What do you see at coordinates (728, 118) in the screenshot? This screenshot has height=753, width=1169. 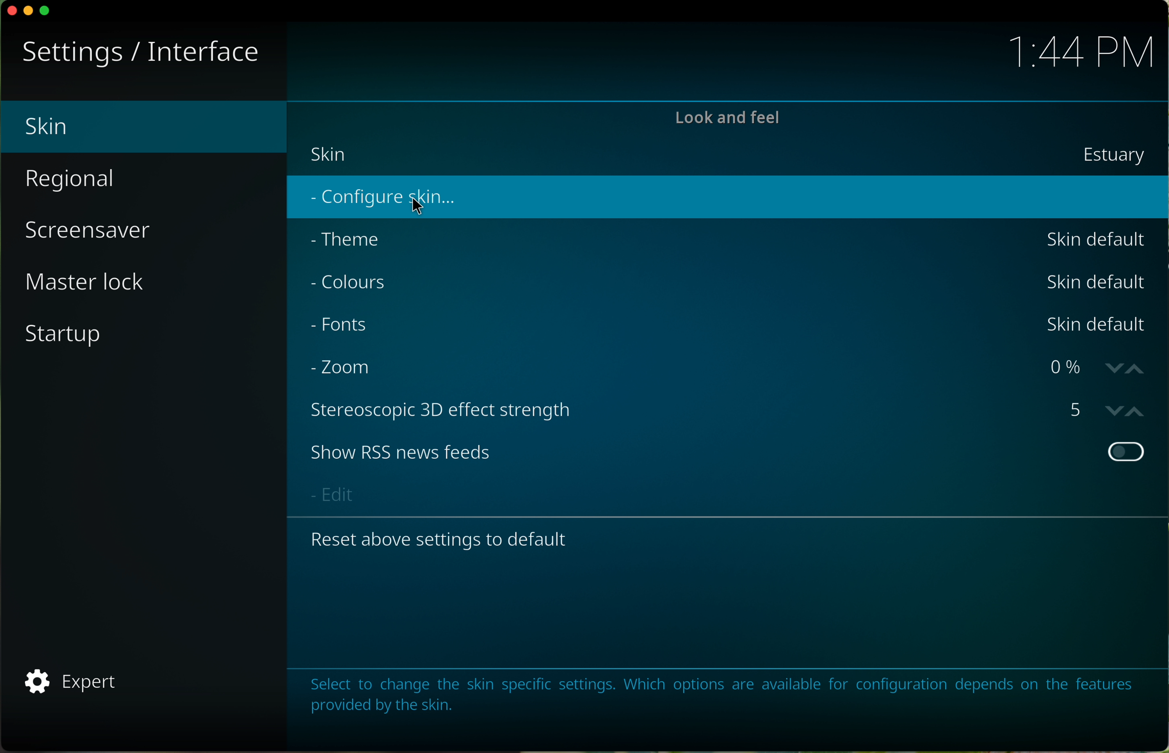 I see `look and feel` at bounding box center [728, 118].